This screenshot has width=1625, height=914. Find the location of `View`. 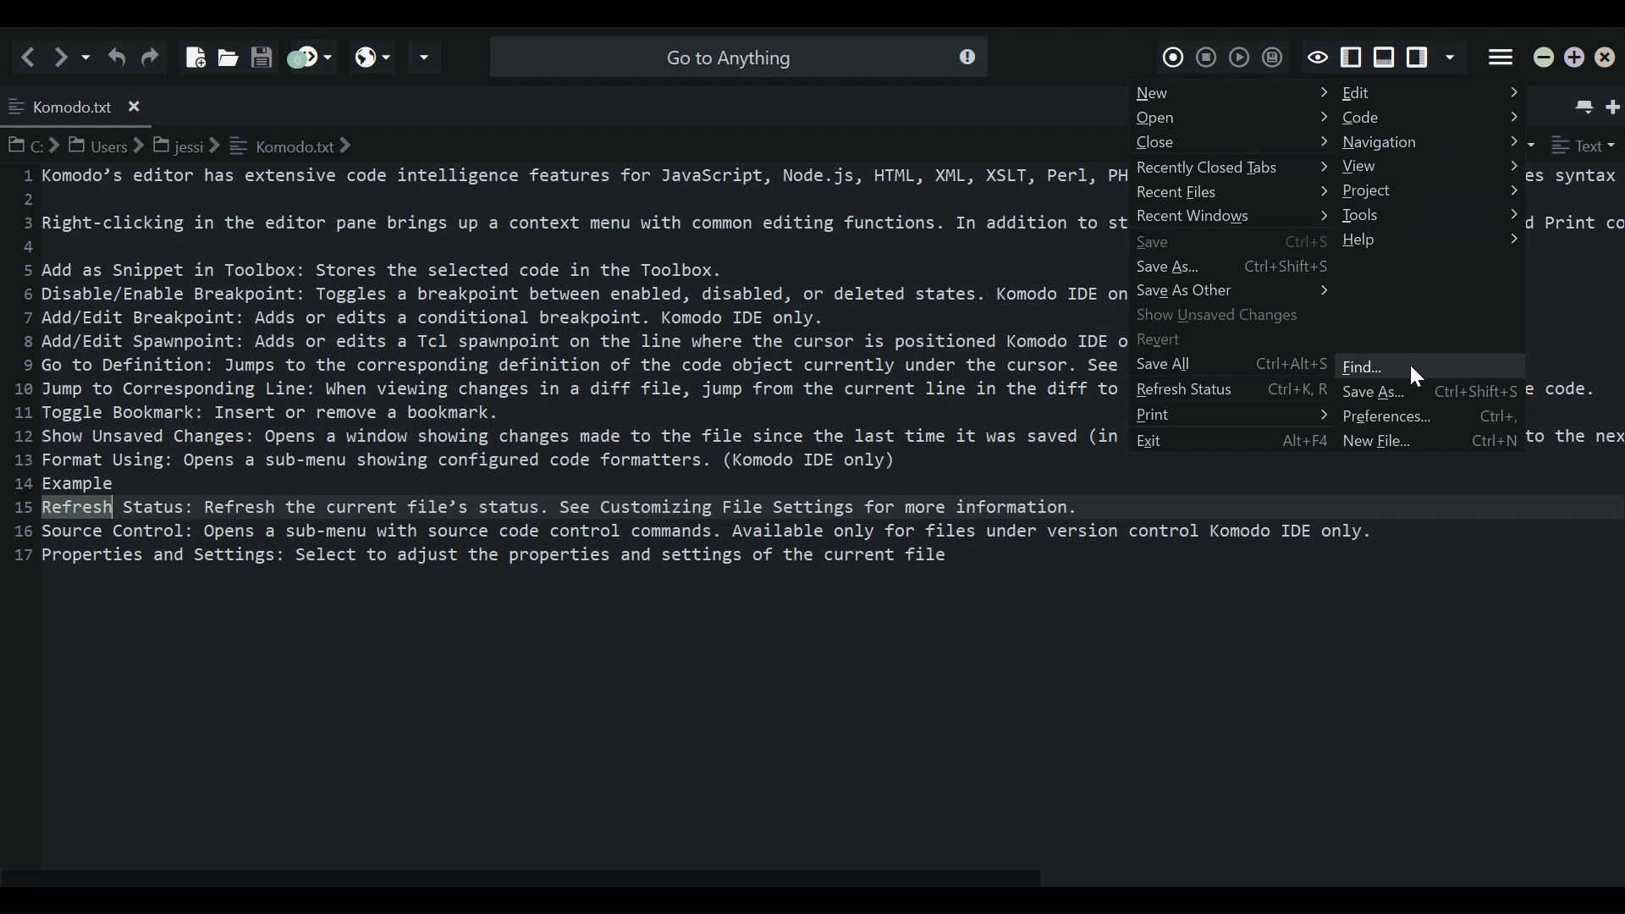

View is located at coordinates (1430, 166).